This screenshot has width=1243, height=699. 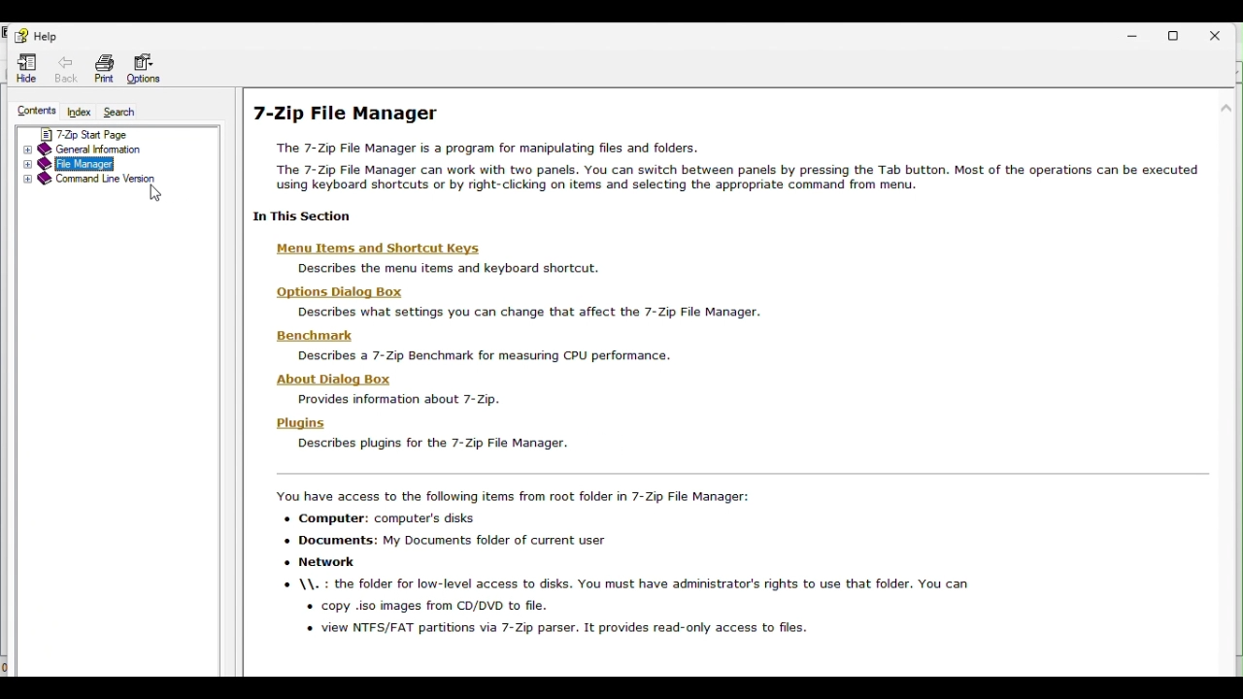 What do you see at coordinates (1230, 286) in the screenshot?
I see `scroll bar` at bounding box center [1230, 286].